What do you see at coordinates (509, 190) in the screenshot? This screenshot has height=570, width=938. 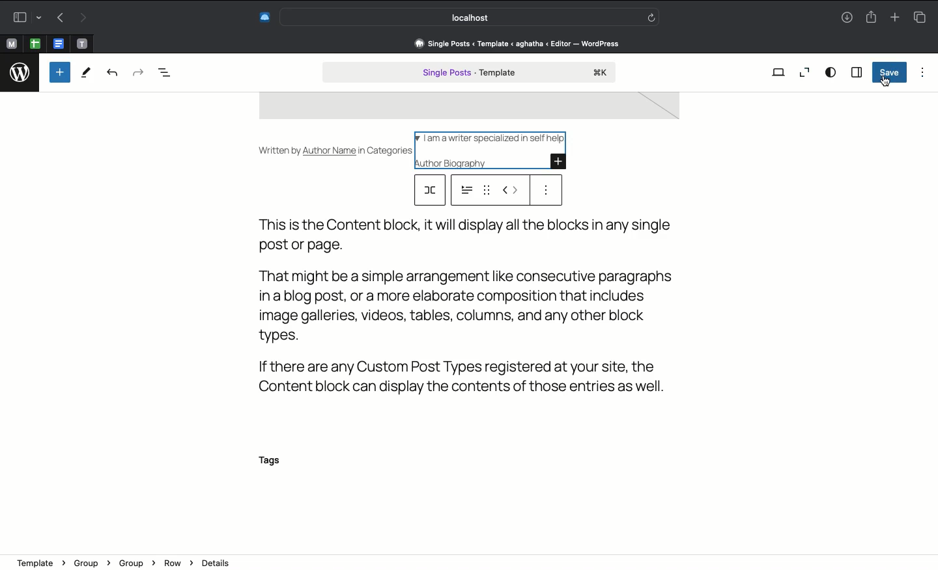 I see `Move left right` at bounding box center [509, 190].